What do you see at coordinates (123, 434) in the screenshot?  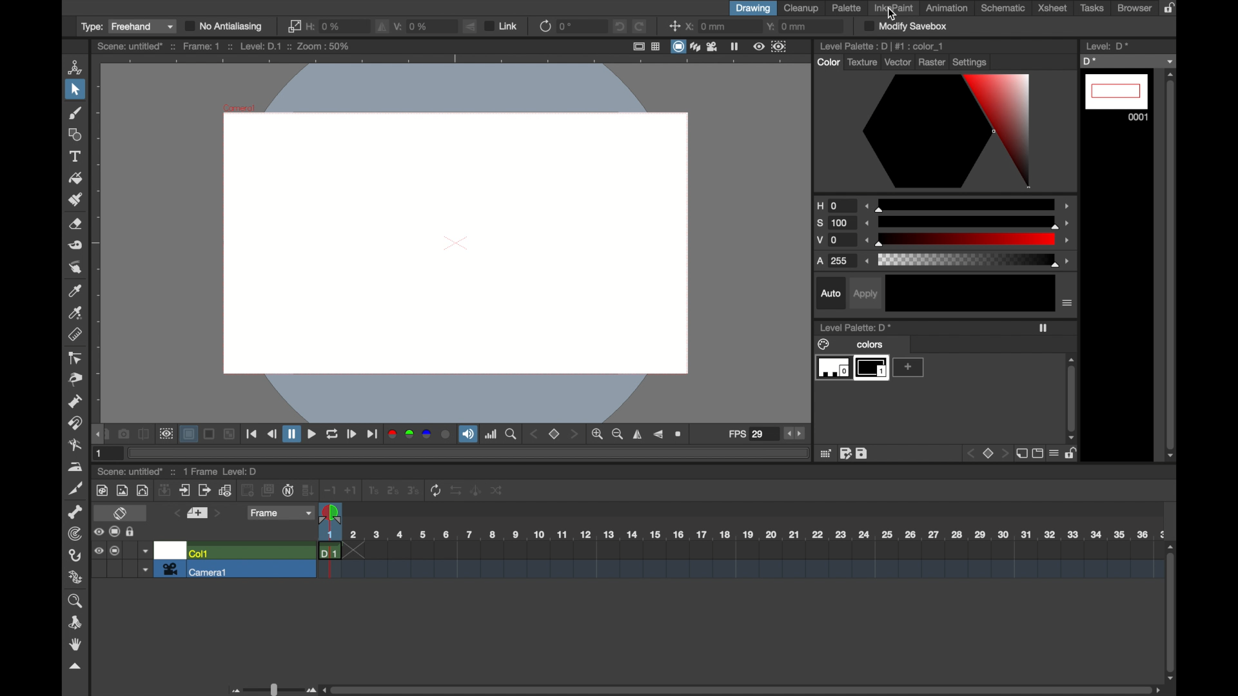 I see `snapshot` at bounding box center [123, 434].